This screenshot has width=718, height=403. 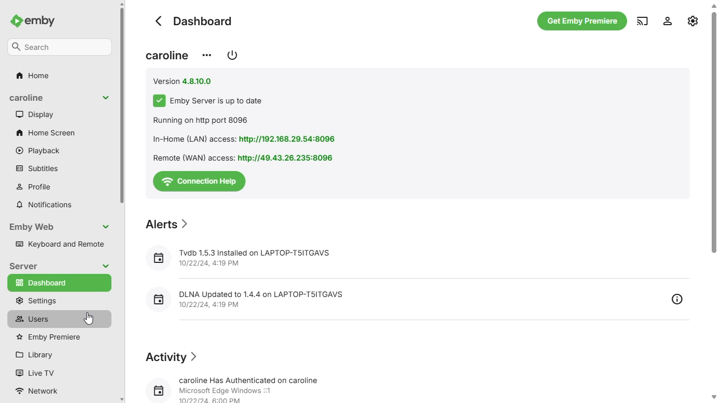 I want to click on home screen, so click(x=46, y=133).